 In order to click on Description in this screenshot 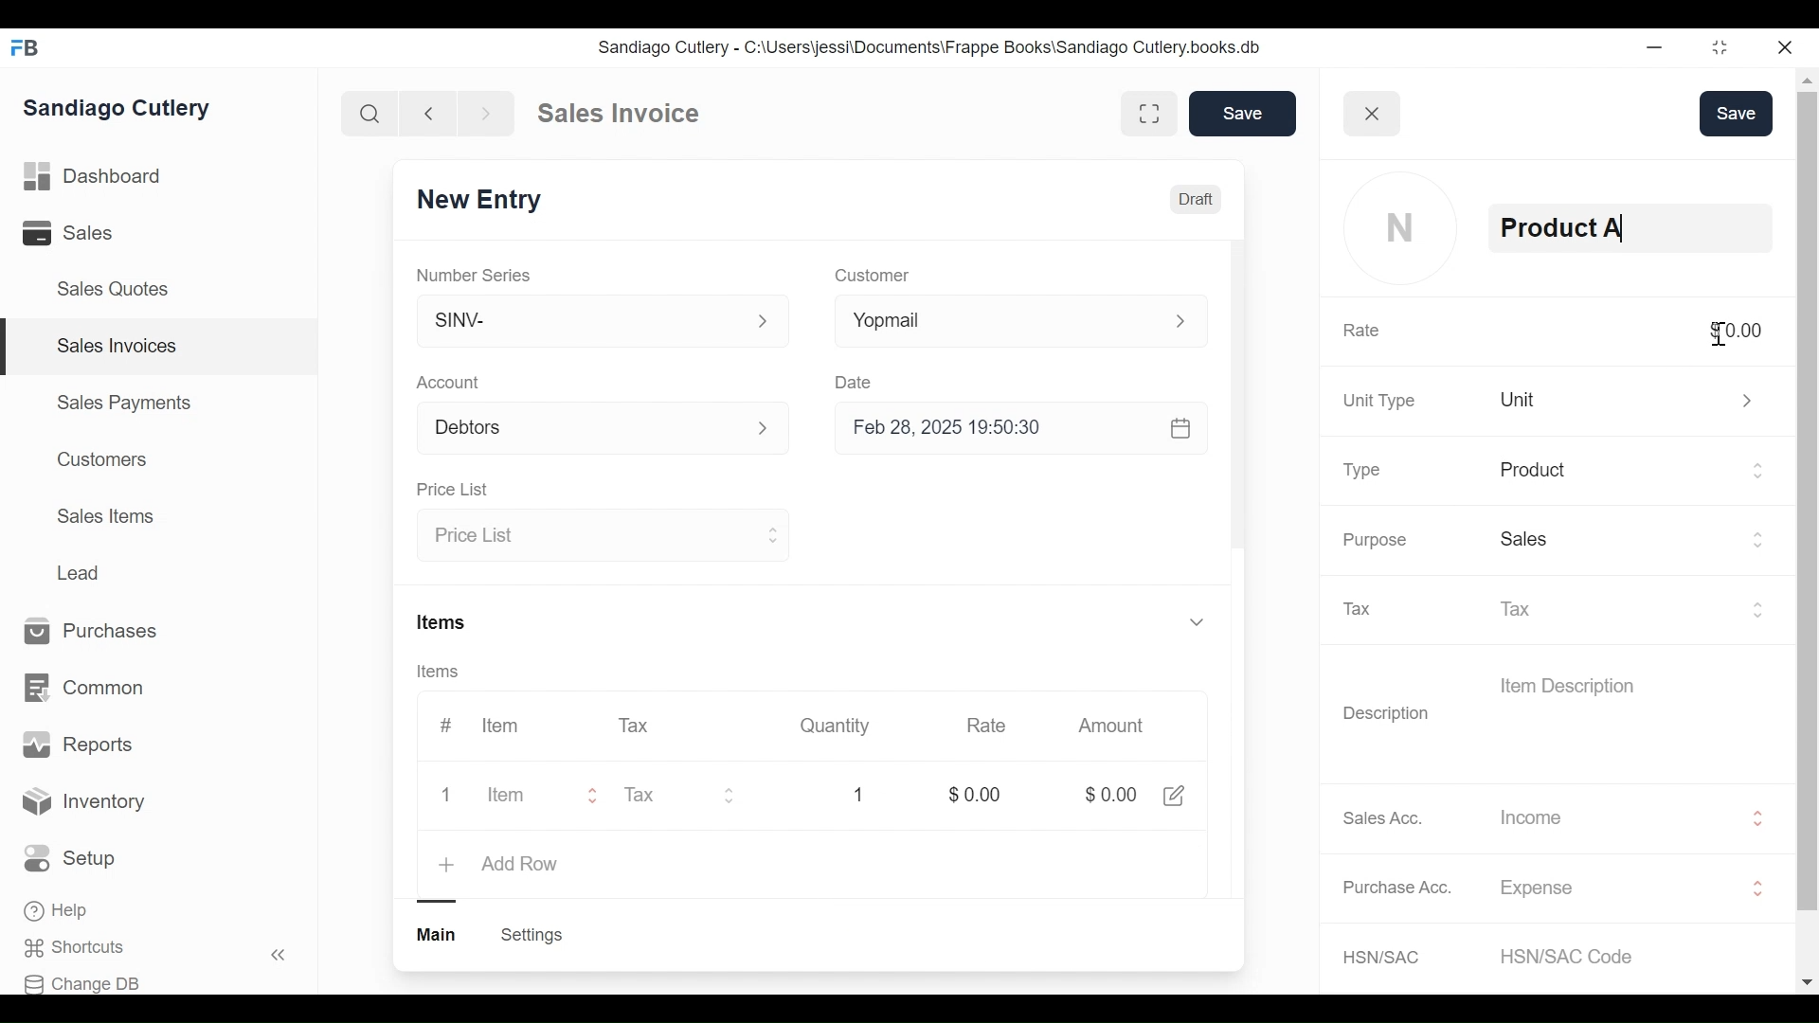, I will do `click(1387, 715)`.